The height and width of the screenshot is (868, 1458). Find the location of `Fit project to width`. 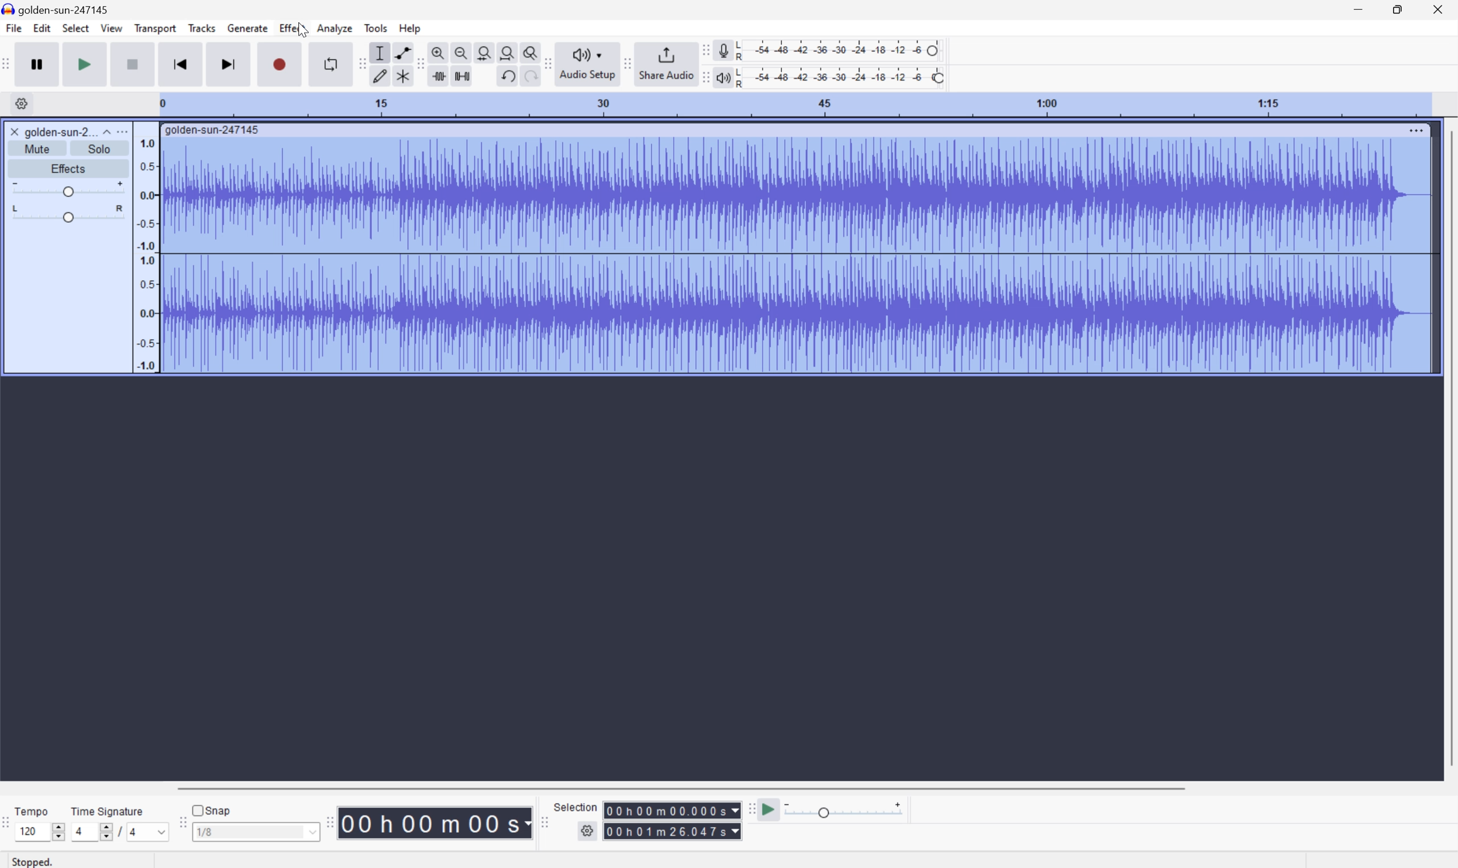

Fit project to width is located at coordinates (506, 50).